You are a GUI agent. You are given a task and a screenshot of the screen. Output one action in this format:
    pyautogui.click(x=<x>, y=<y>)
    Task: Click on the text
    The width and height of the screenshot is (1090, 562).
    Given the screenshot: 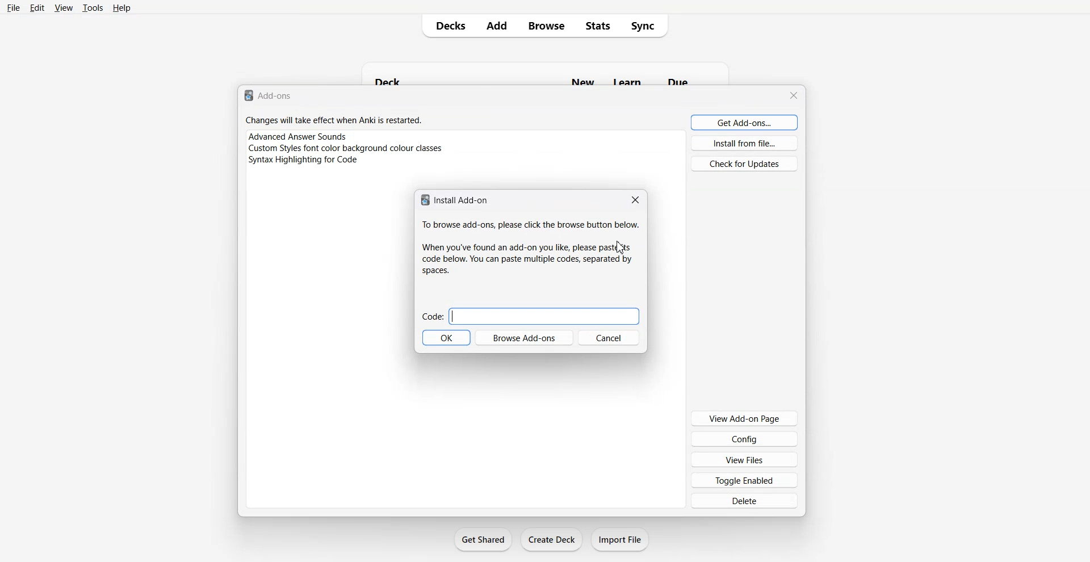 What is the action you would take?
    pyautogui.click(x=526, y=258)
    